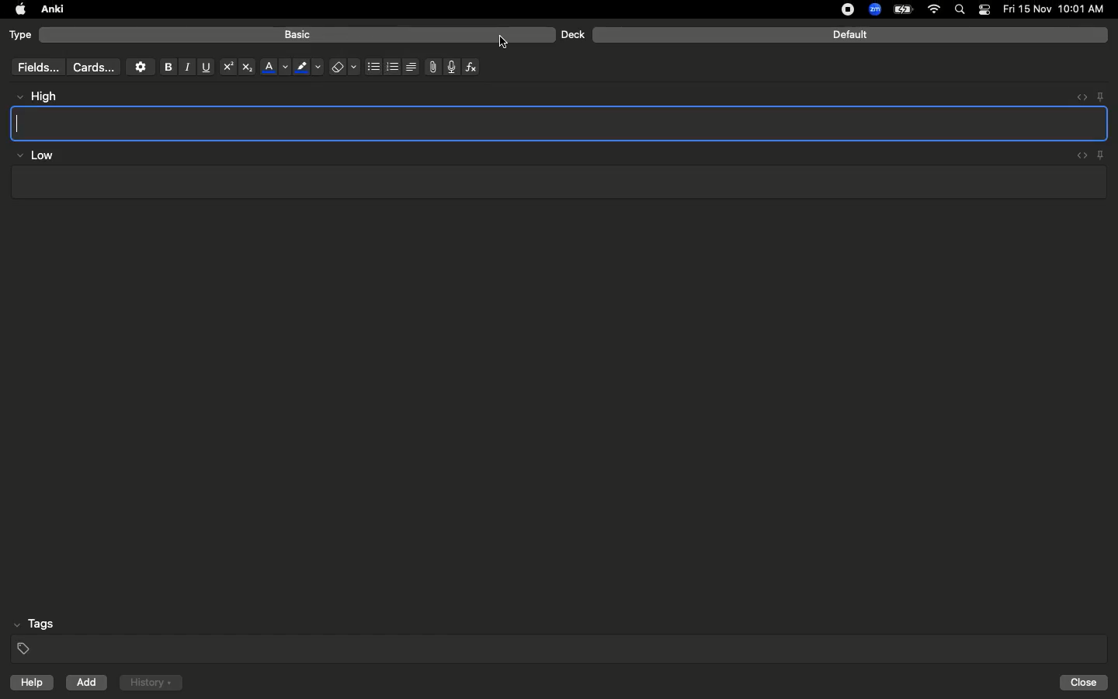 This screenshot has width=1118, height=699. Describe the element at coordinates (16, 9) in the screenshot. I see `apple logo` at that location.